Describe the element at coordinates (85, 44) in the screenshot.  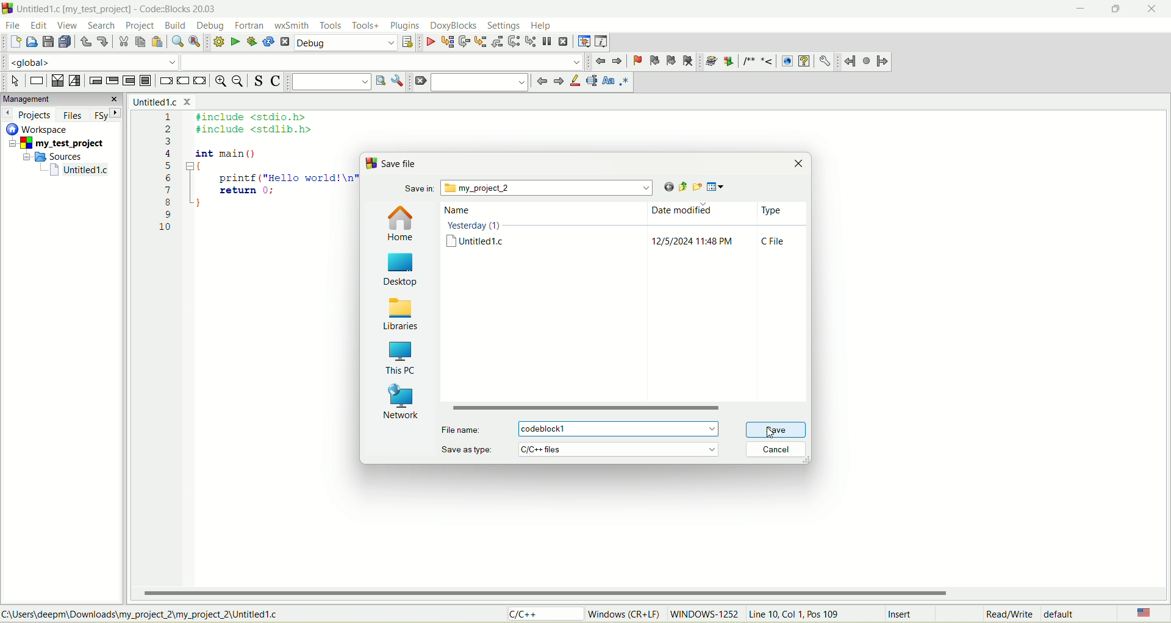
I see `undo` at that location.